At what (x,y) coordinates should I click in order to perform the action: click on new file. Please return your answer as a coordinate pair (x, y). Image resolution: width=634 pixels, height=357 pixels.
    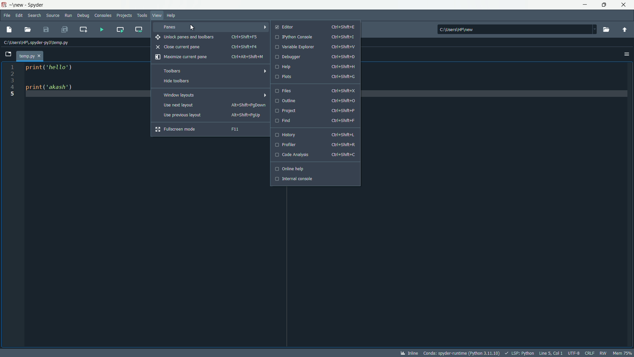
    Looking at the image, I should click on (9, 29).